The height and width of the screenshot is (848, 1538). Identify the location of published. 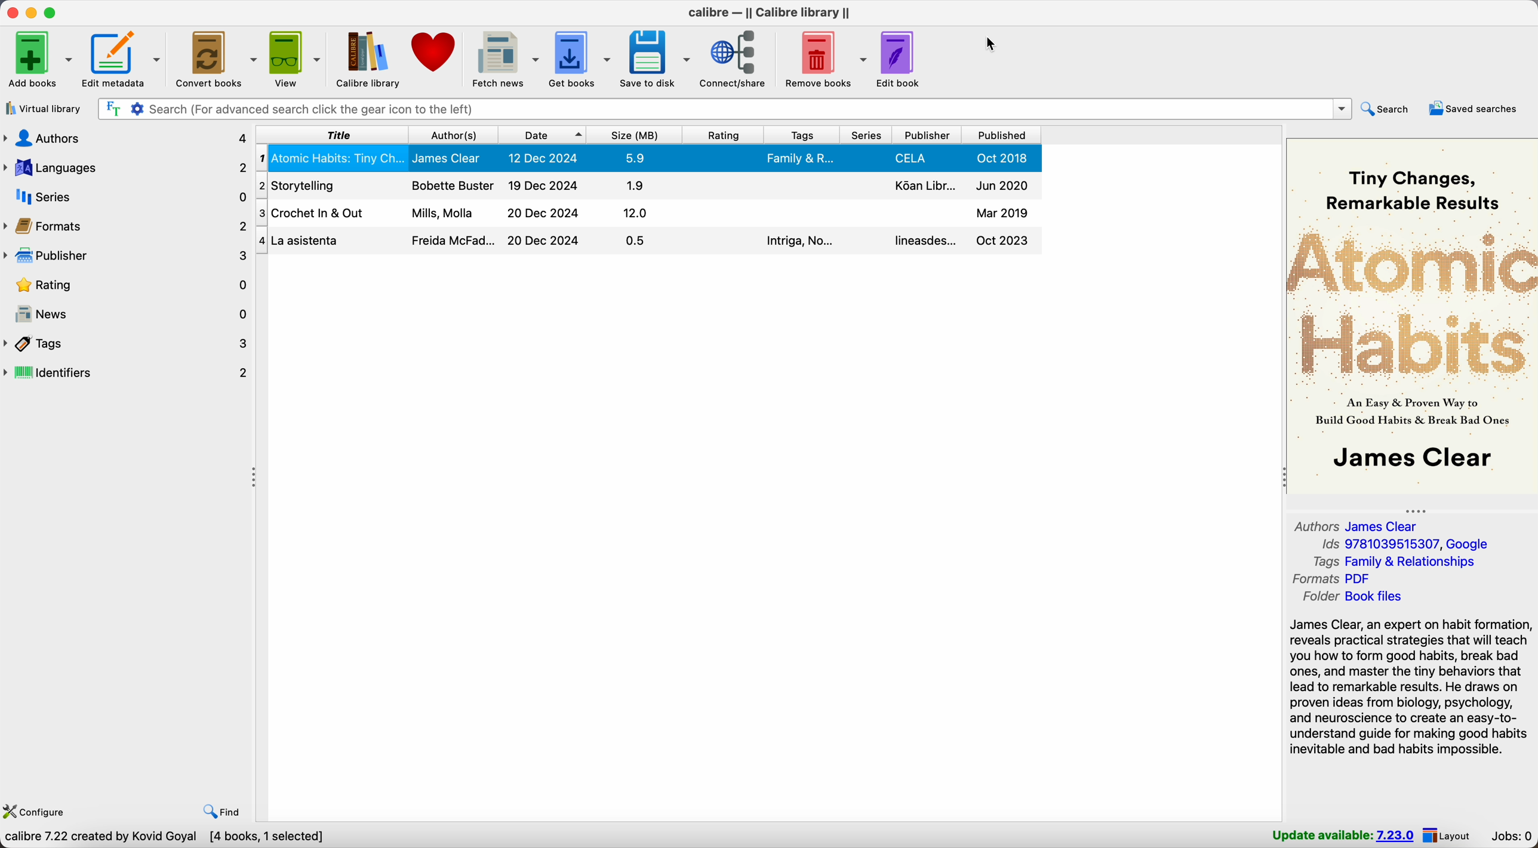
(1001, 135).